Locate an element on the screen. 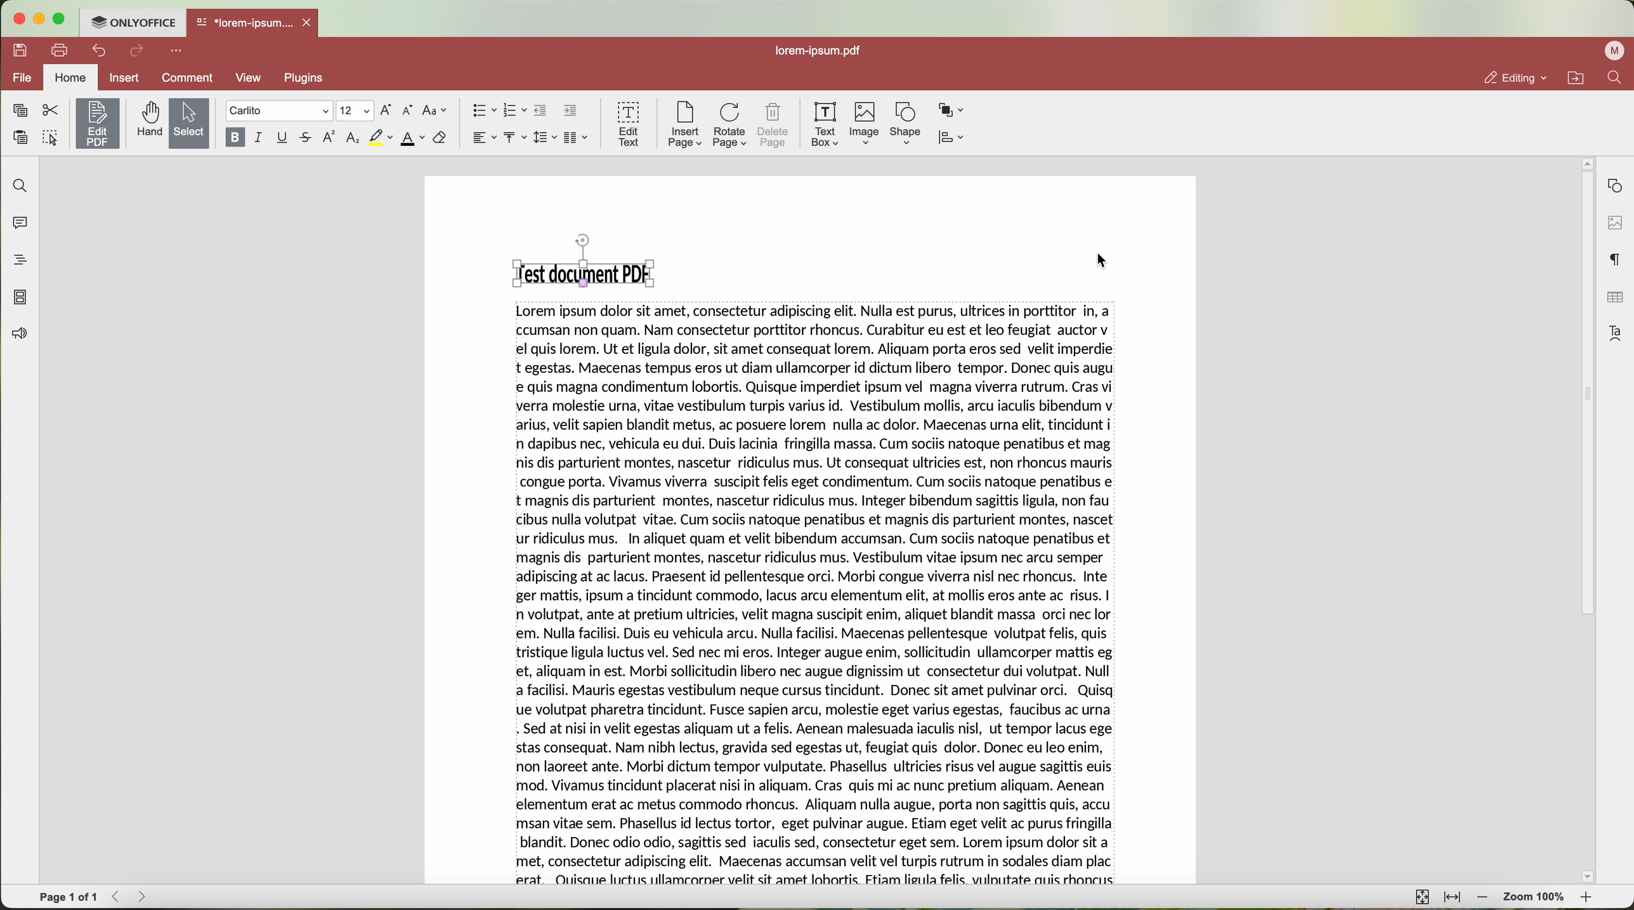 The image size is (1634, 910). highlight color is located at coordinates (380, 138).